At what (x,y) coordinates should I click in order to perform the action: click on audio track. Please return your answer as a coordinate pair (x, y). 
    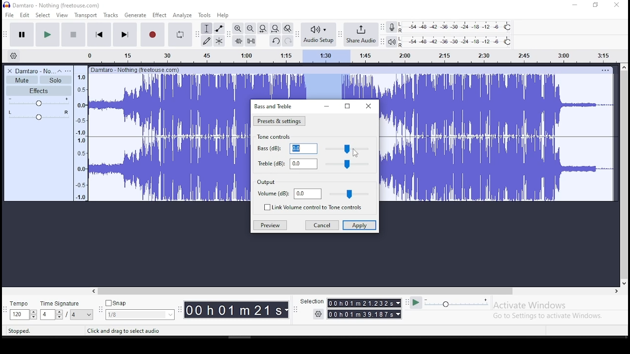
    Looking at the image, I should click on (499, 169).